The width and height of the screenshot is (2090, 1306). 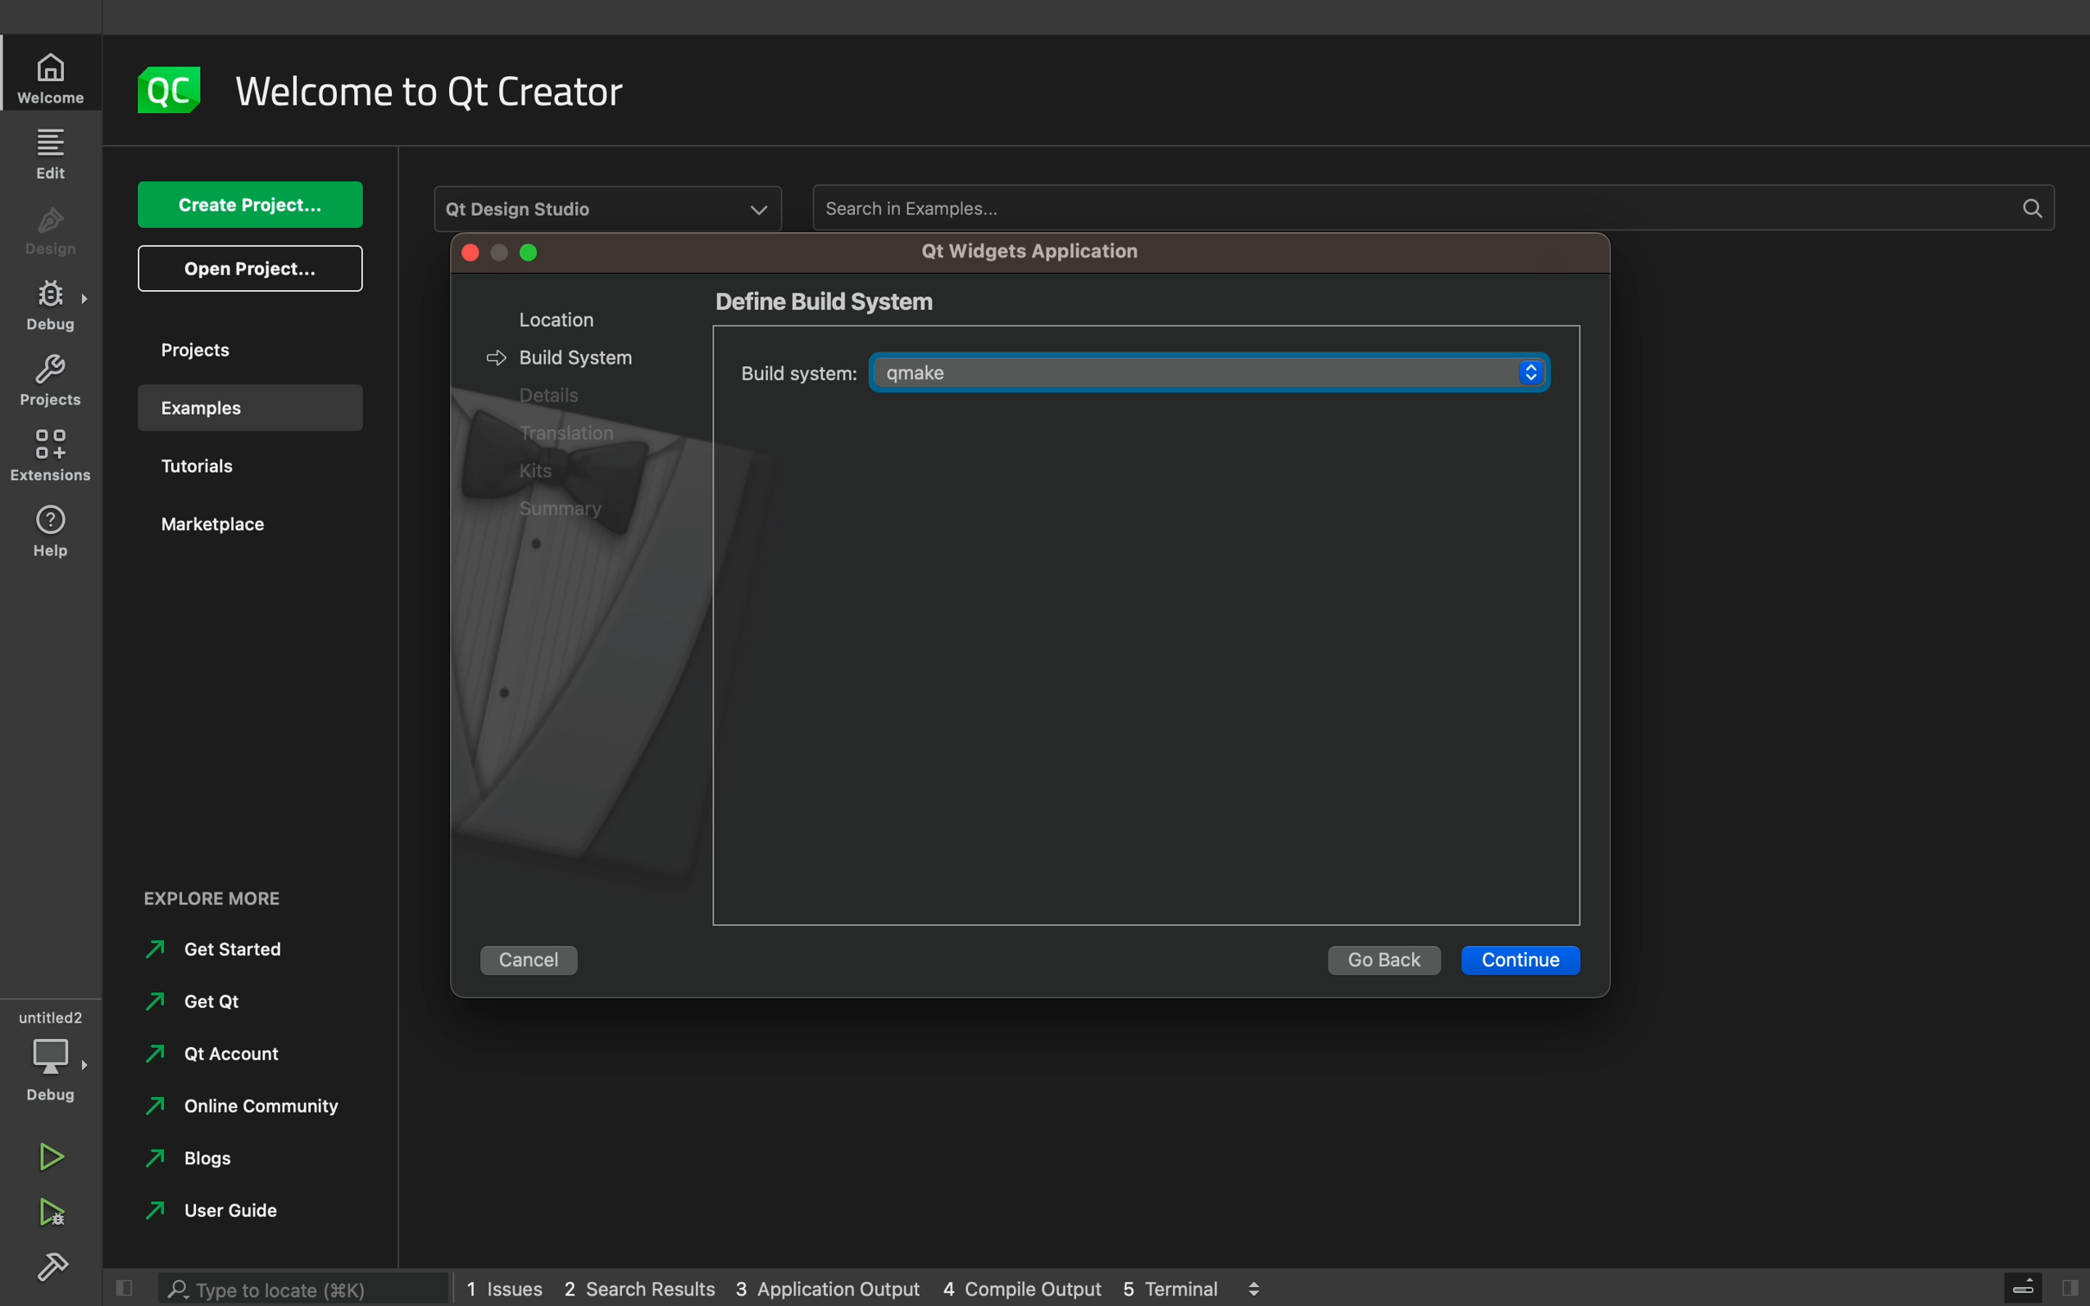 What do you see at coordinates (556, 357) in the screenshot?
I see `` at bounding box center [556, 357].